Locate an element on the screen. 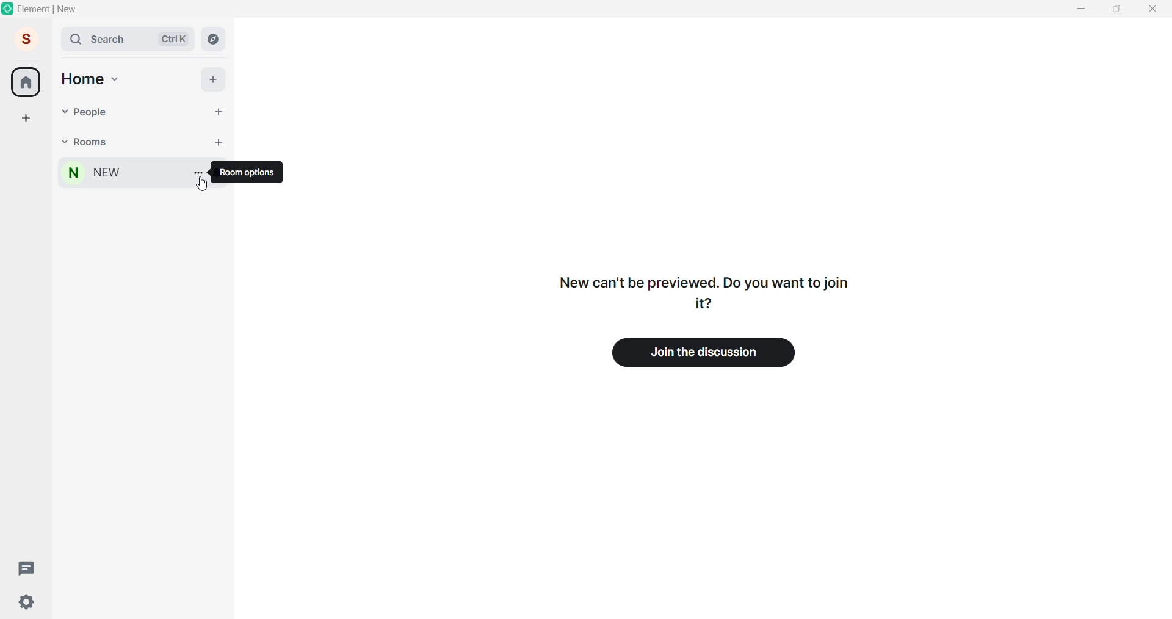  explore is located at coordinates (215, 38).